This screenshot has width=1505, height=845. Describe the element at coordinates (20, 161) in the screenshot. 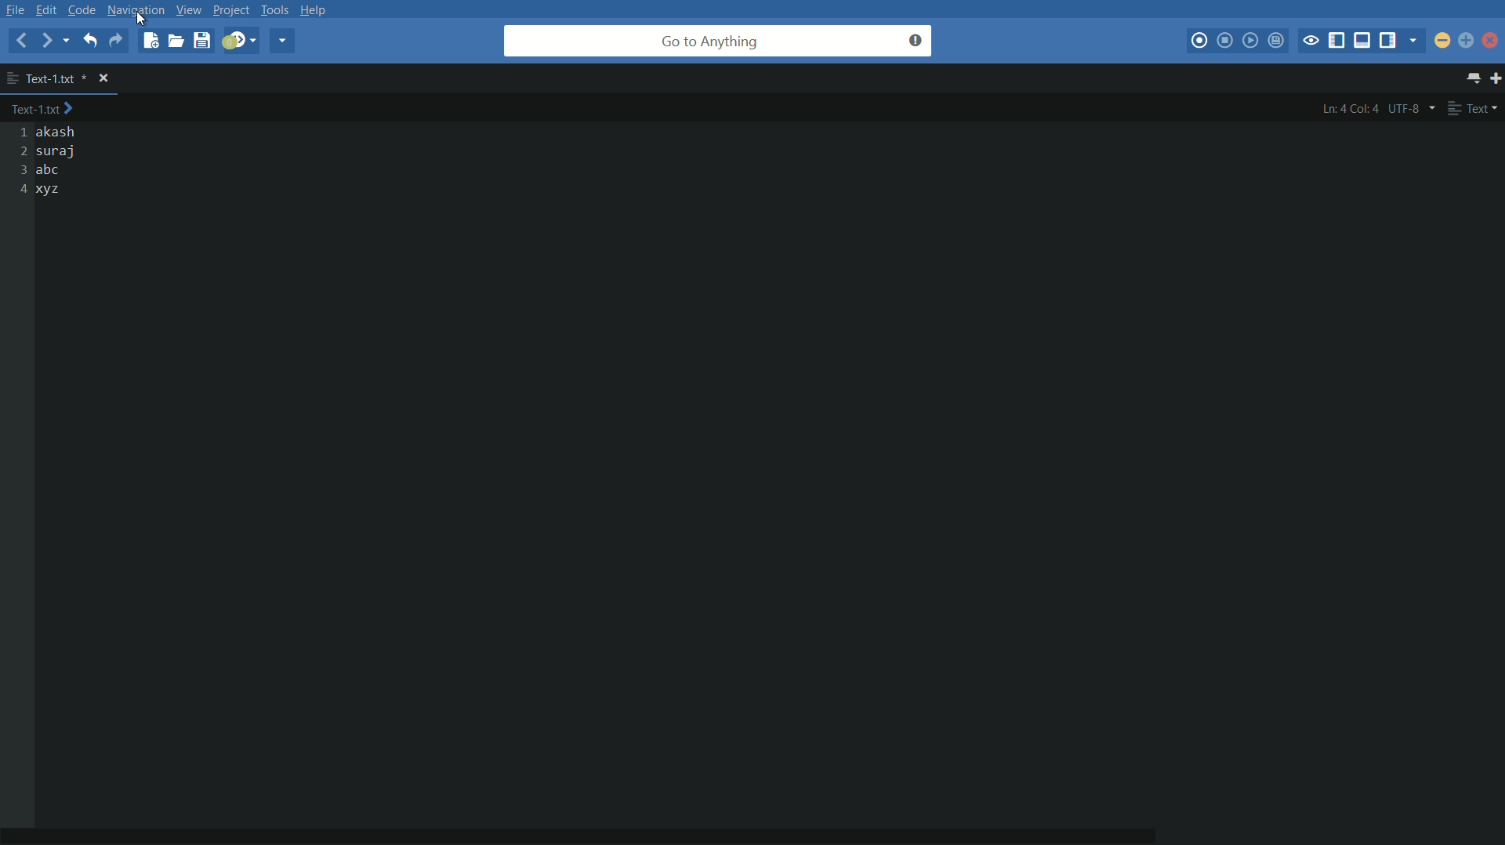

I see `1 2 3 4` at that location.